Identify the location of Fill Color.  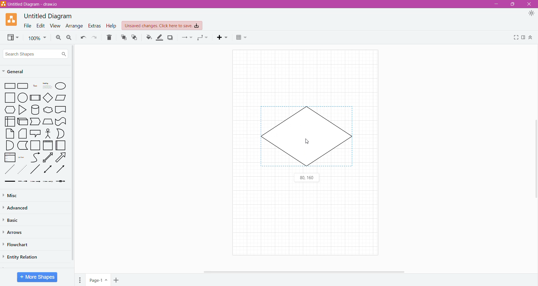
(149, 38).